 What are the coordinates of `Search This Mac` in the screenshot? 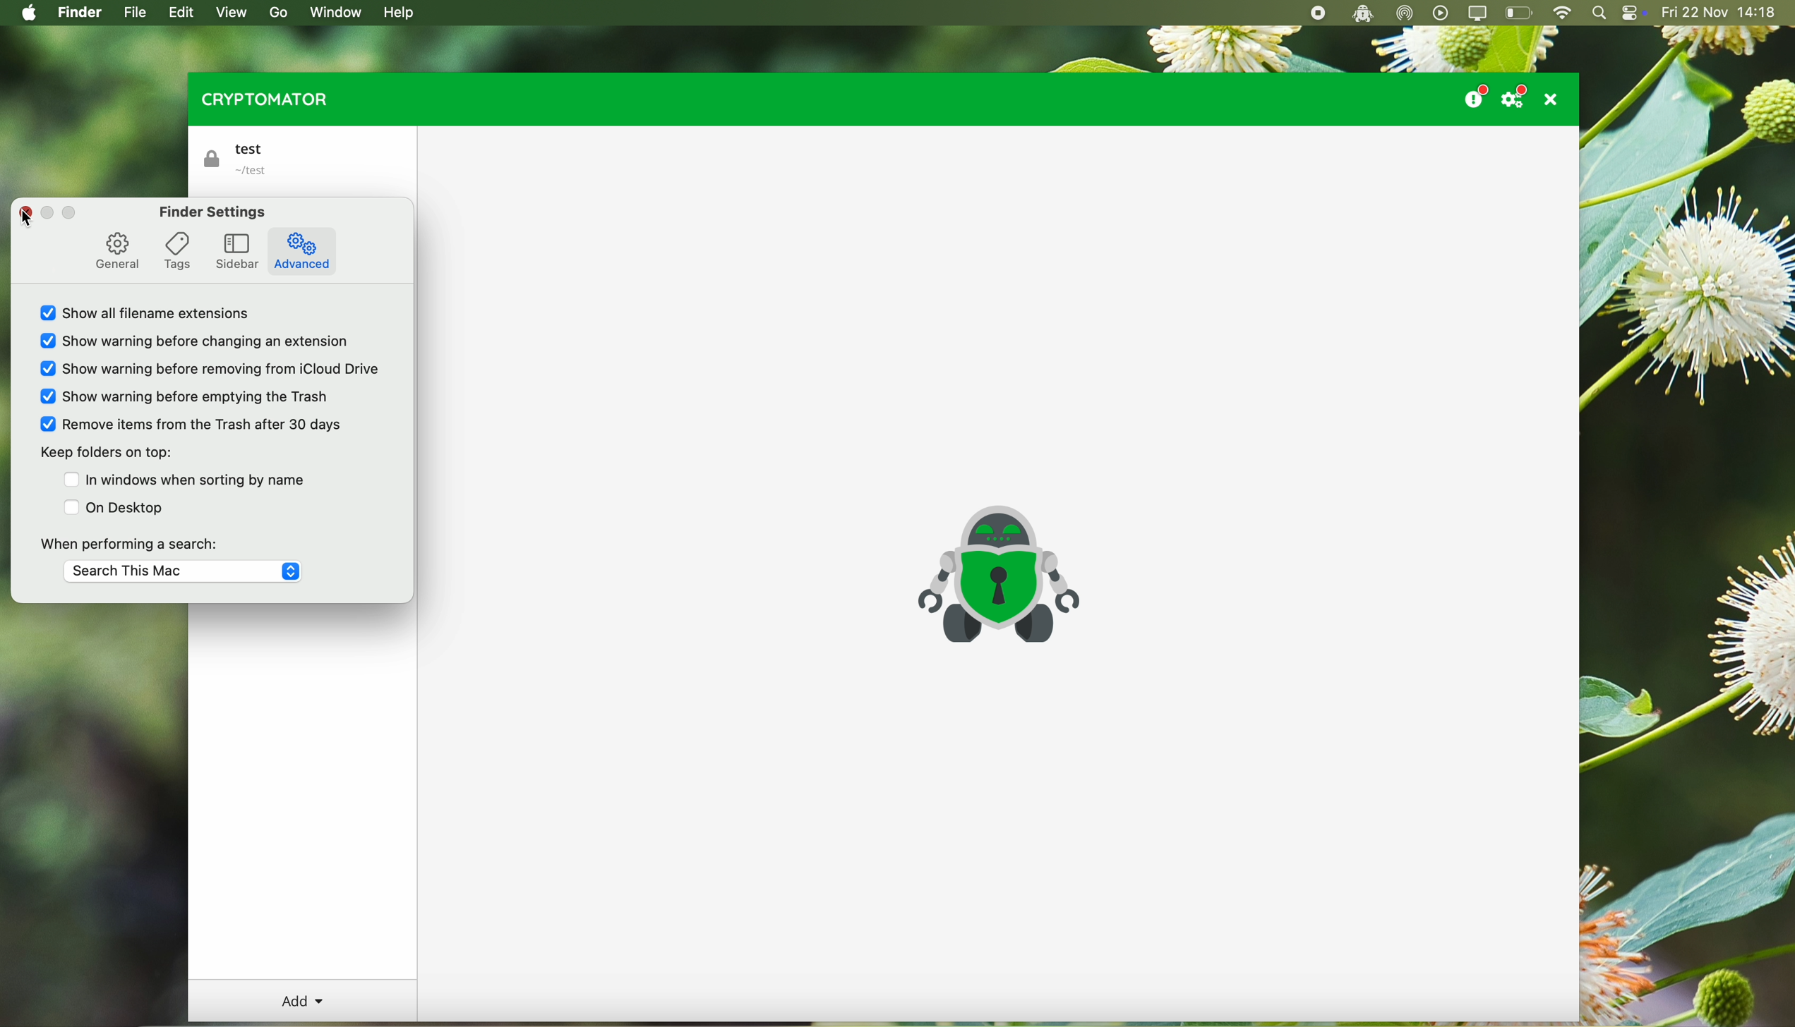 It's located at (183, 573).